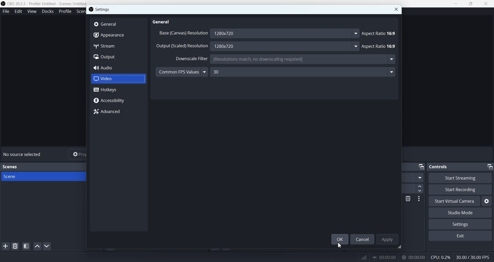 The width and height of the screenshot is (494, 262). I want to click on Base (Canvas) Resolution 1280x720, so click(258, 34).